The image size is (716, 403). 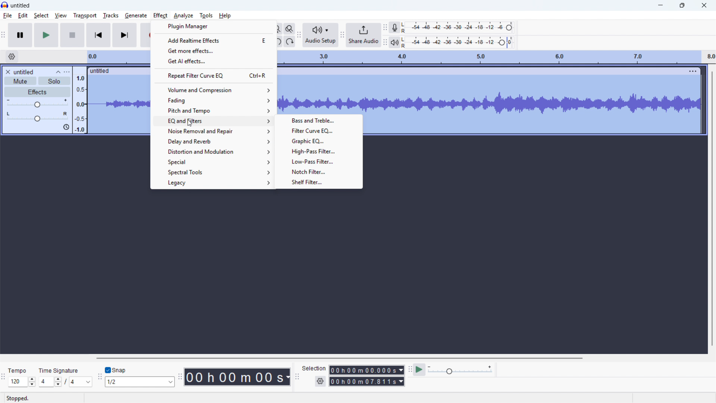 I want to click on time signature, so click(x=59, y=371).